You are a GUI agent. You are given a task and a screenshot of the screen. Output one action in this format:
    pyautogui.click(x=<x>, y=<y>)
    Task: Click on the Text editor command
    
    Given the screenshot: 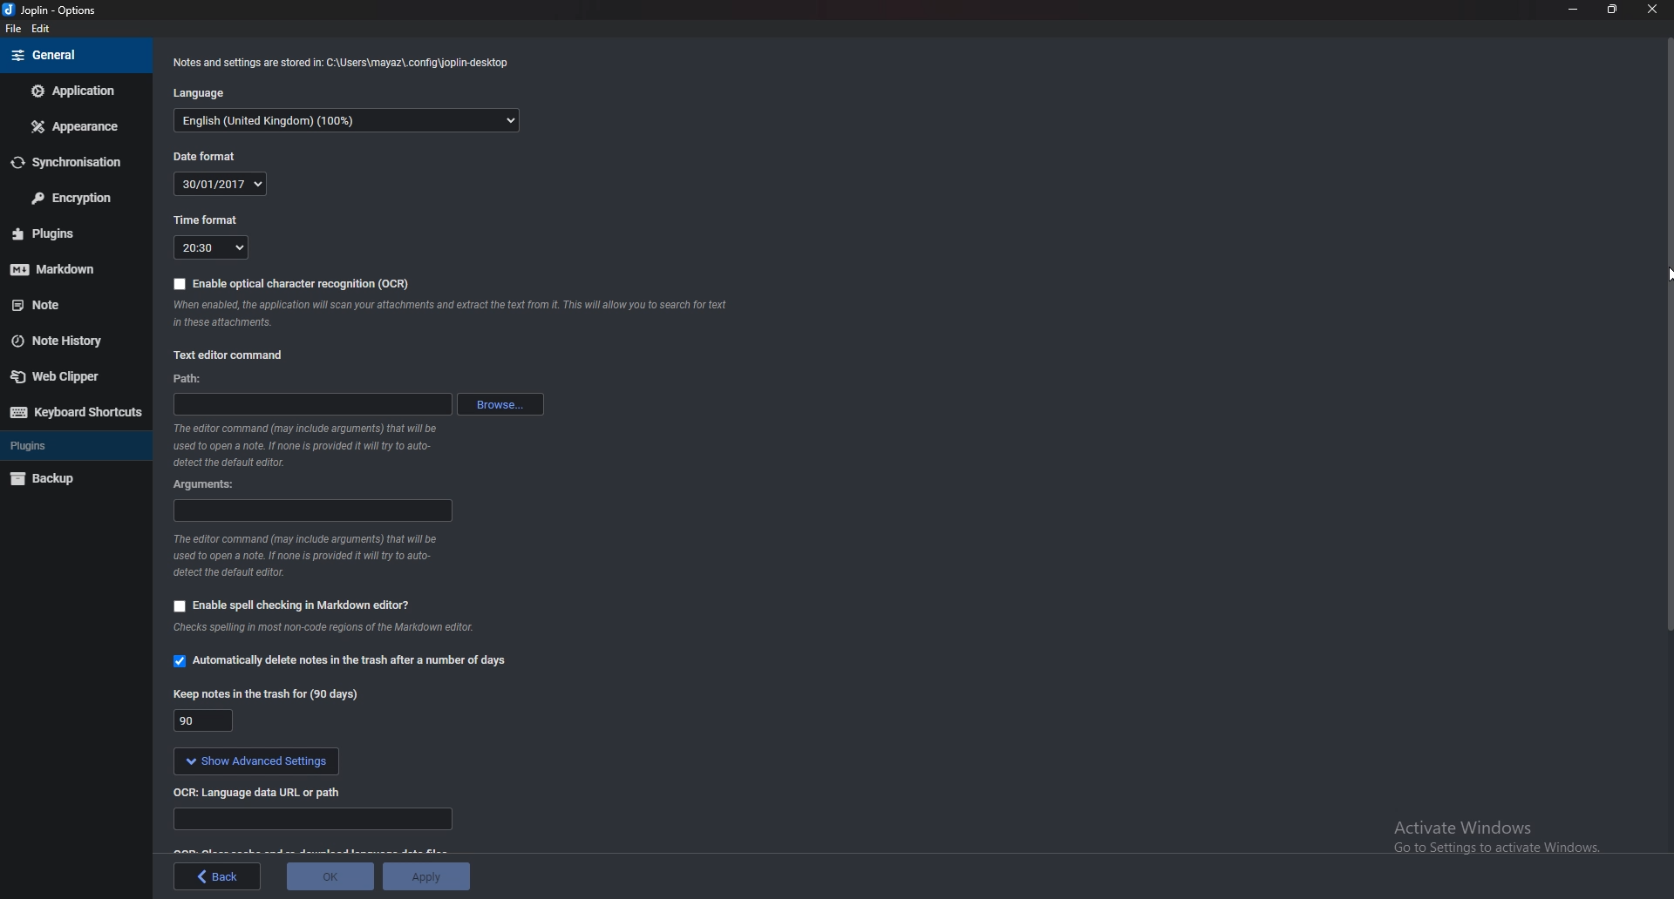 What is the action you would take?
    pyautogui.click(x=241, y=353)
    